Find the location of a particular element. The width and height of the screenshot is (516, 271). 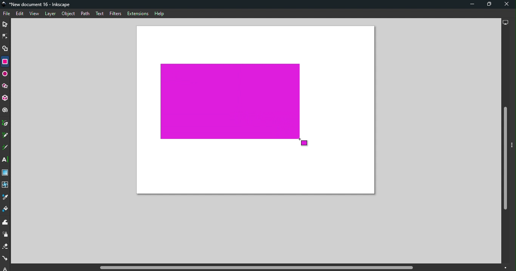

View is located at coordinates (34, 14).